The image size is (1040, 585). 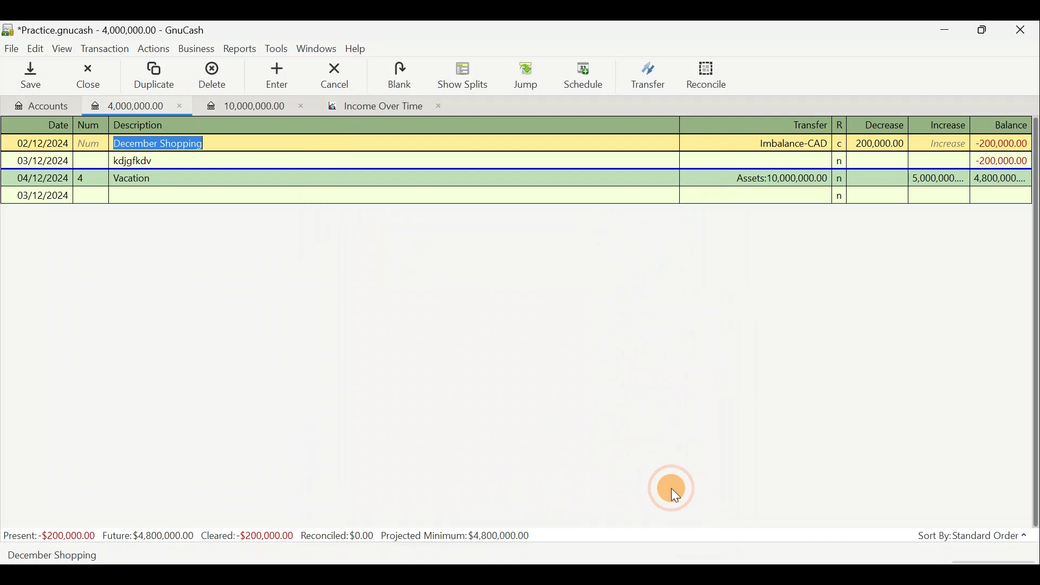 I want to click on Save, so click(x=33, y=75).